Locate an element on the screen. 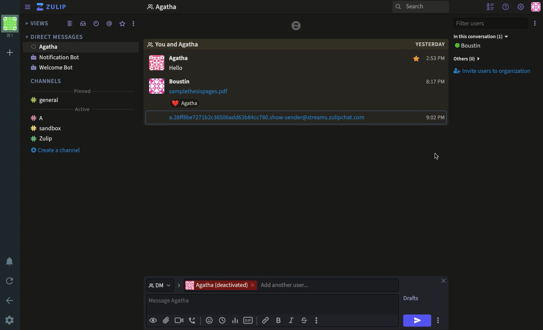 The height and width of the screenshot is (330, 543). A is located at coordinates (39, 118).